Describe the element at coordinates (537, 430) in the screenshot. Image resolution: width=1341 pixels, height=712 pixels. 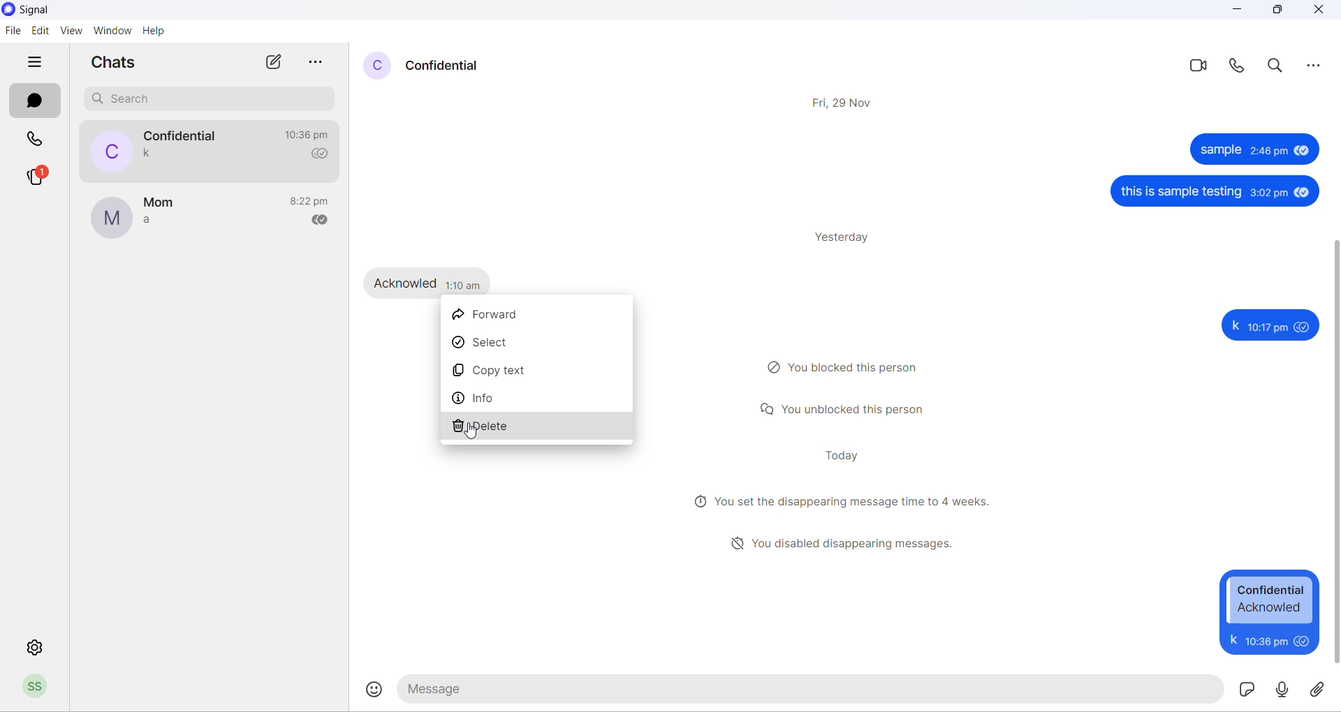
I see `delete` at that location.